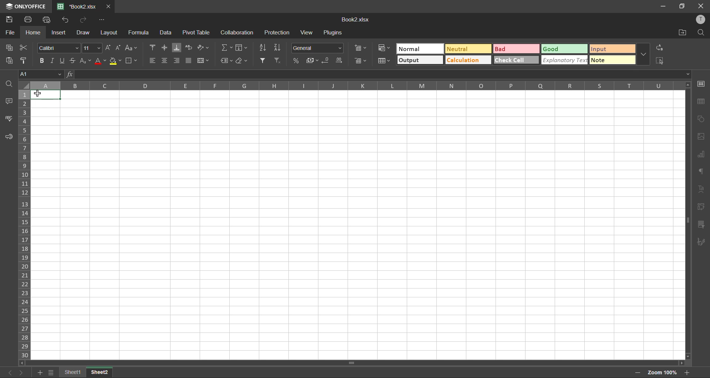 The width and height of the screenshot is (710, 378). Describe the element at coordinates (467, 60) in the screenshot. I see `calculation` at that location.